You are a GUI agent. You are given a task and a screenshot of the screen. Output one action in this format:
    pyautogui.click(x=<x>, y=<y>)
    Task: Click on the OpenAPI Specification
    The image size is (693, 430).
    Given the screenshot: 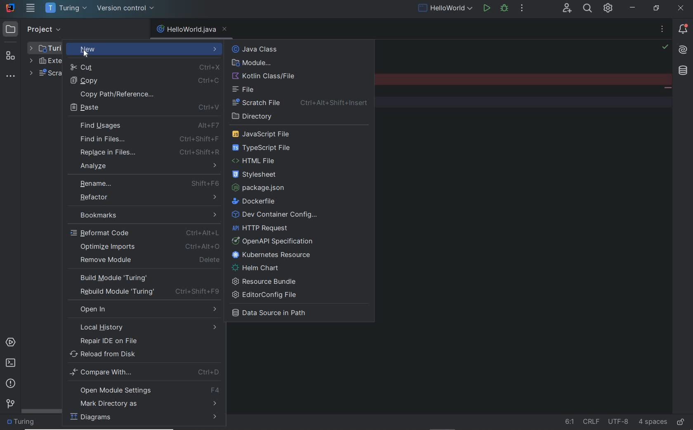 What is the action you would take?
    pyautogui.click(x=276, y=241)
    